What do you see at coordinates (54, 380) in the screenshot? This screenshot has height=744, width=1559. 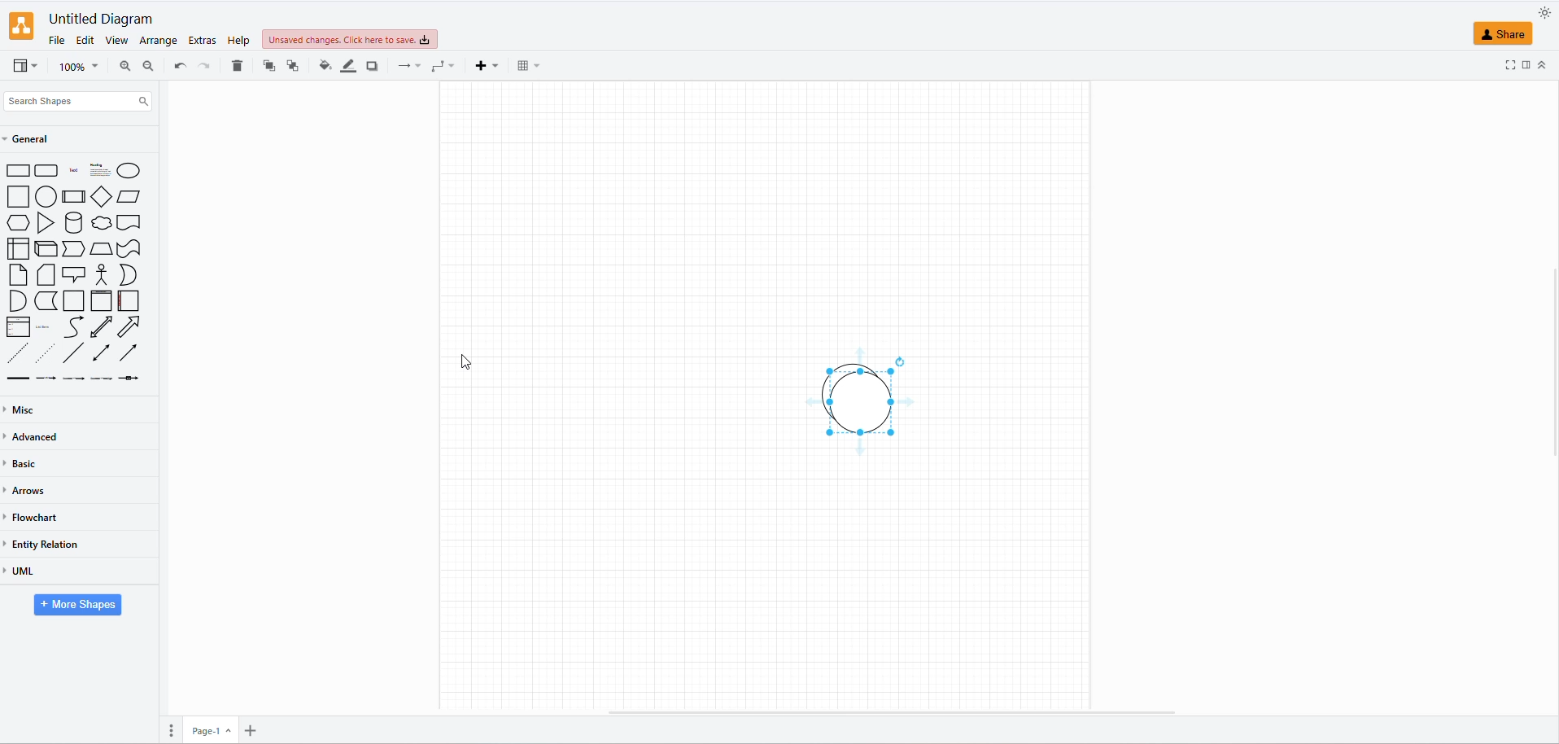 I see `dotted line` at bounding box center [54, 380].